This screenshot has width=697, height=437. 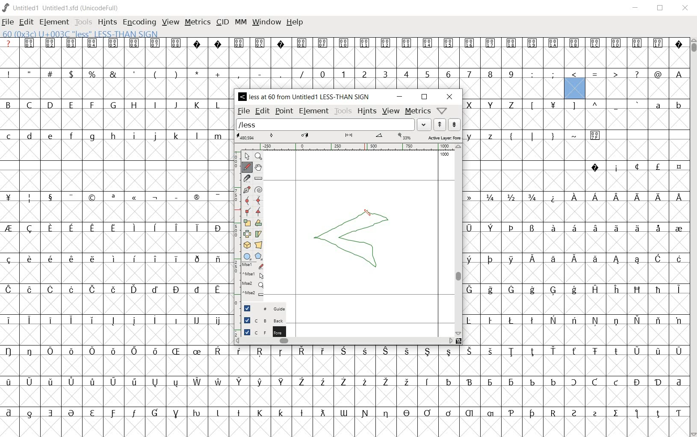 What do you see at coordinates (284, 111) in the screenshot?
I see `point` at bounding box center [284, 111].